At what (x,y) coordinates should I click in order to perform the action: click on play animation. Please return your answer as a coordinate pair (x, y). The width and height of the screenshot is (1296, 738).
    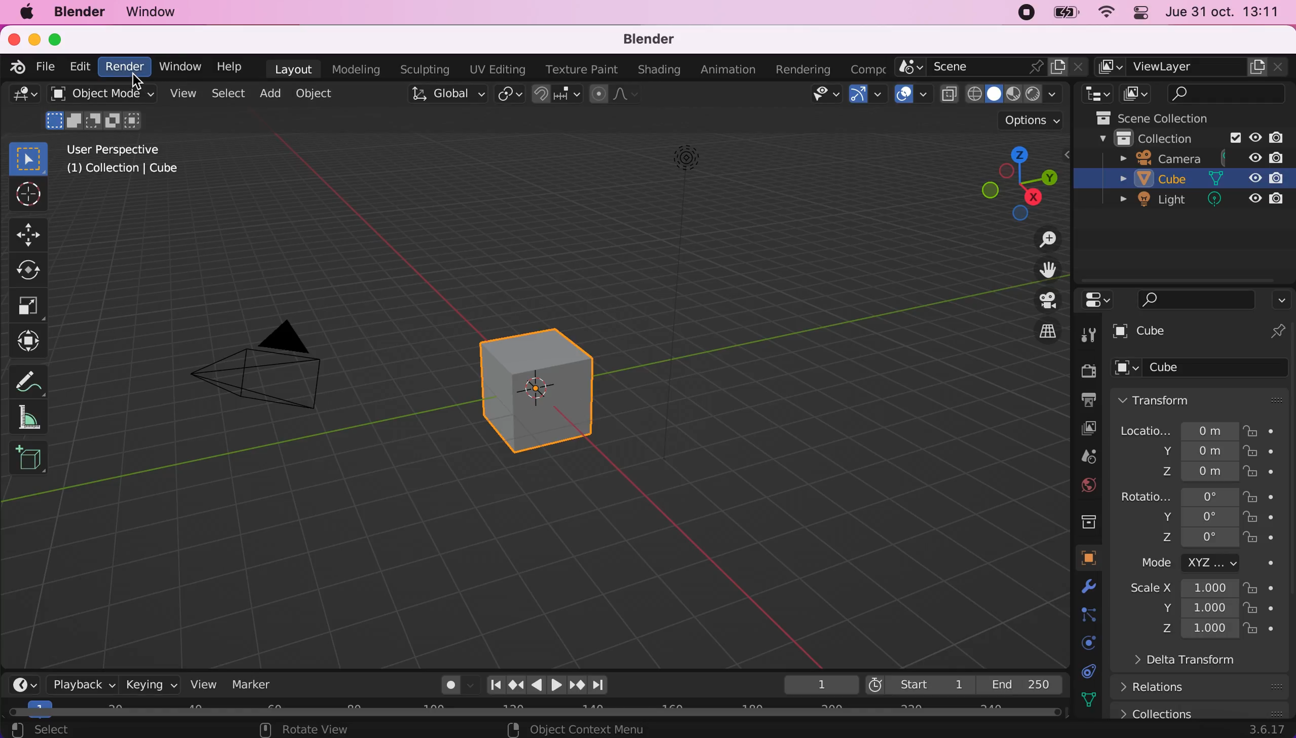
    Looking at the image, I should click on (536, 684).